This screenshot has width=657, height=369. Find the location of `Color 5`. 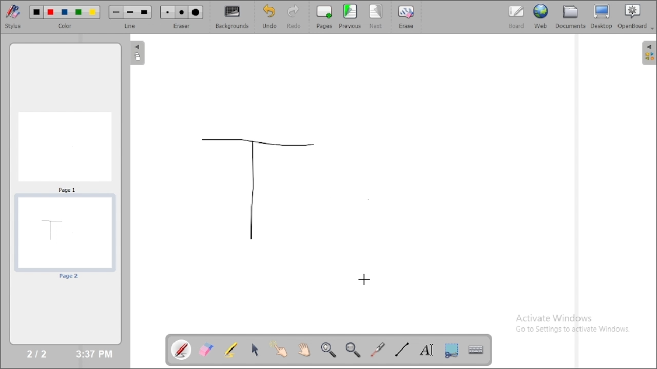

Color 5 is located at coordinates (93, 12).